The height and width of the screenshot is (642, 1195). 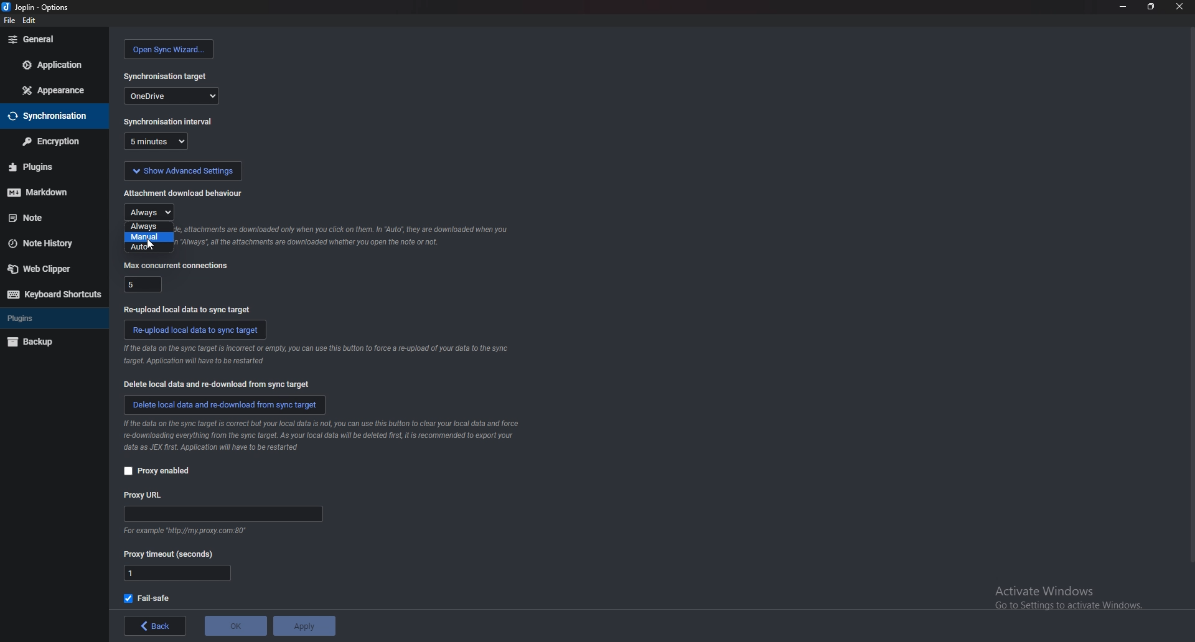 What do you see at coordinates (29, 21) in the screenshot?
I see `edit` at bounding box center [29, 21].